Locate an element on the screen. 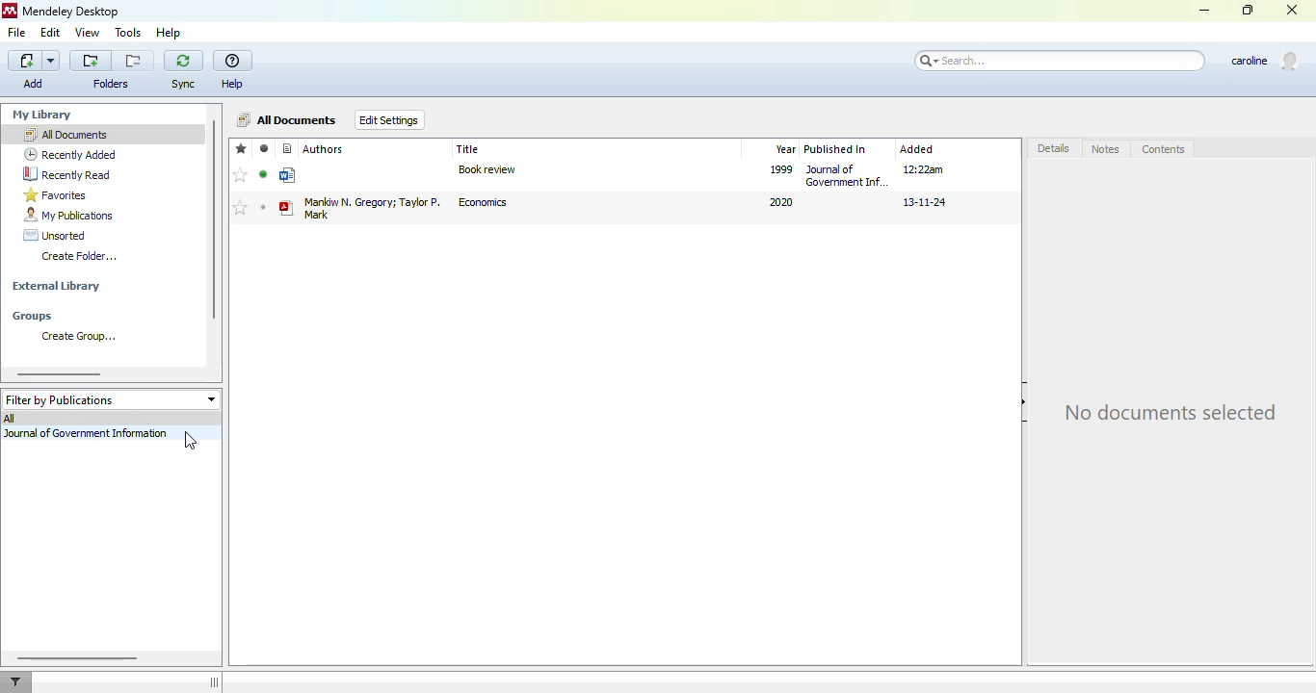 The width and height of the screenshot is (1316, 693). all is located at coordinates (10, 418).